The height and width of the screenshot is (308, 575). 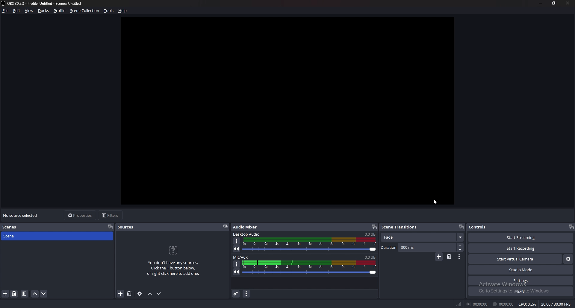 What do you see at coordinates (60, 11) in the screenshot?
I see `profile` at bounding box center [60, 11].